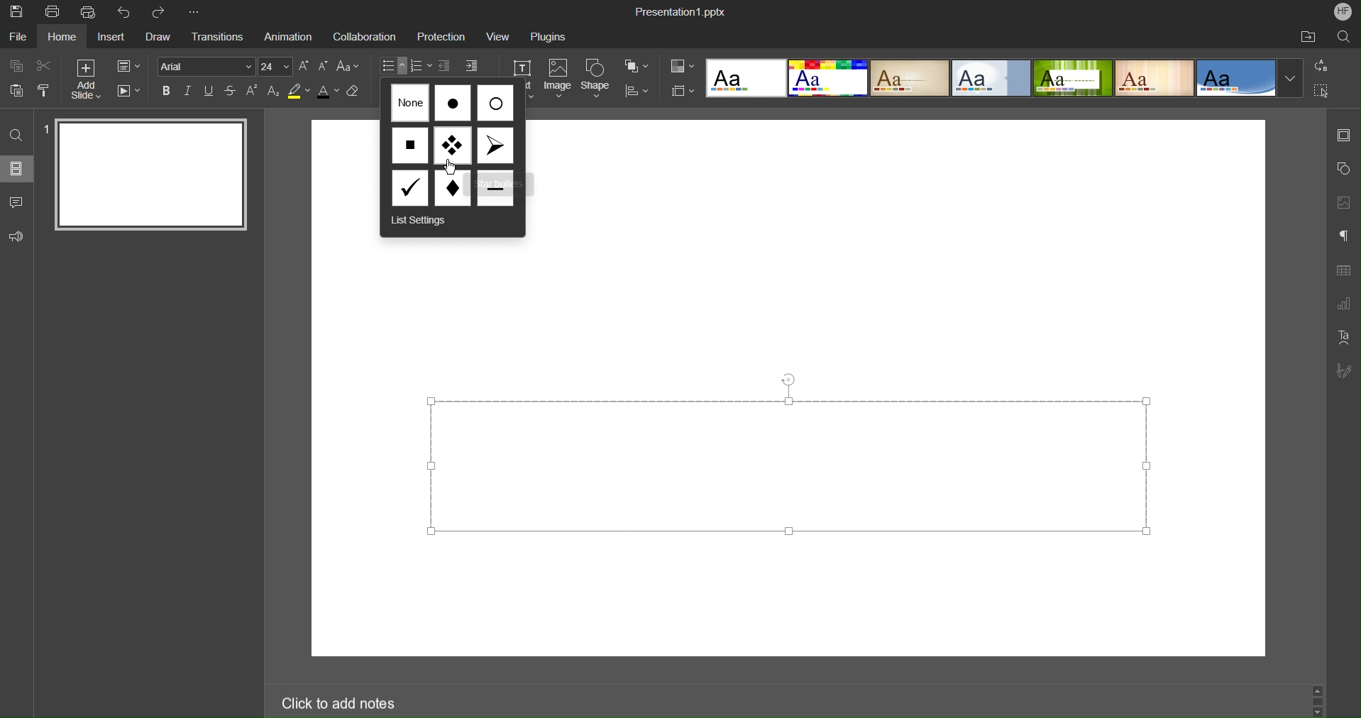 This screenshot has width=1361, height=718. What do you see at coordinates (790, 466) in the screenshot?
I see `text editor` at bounding box center [790, 466].